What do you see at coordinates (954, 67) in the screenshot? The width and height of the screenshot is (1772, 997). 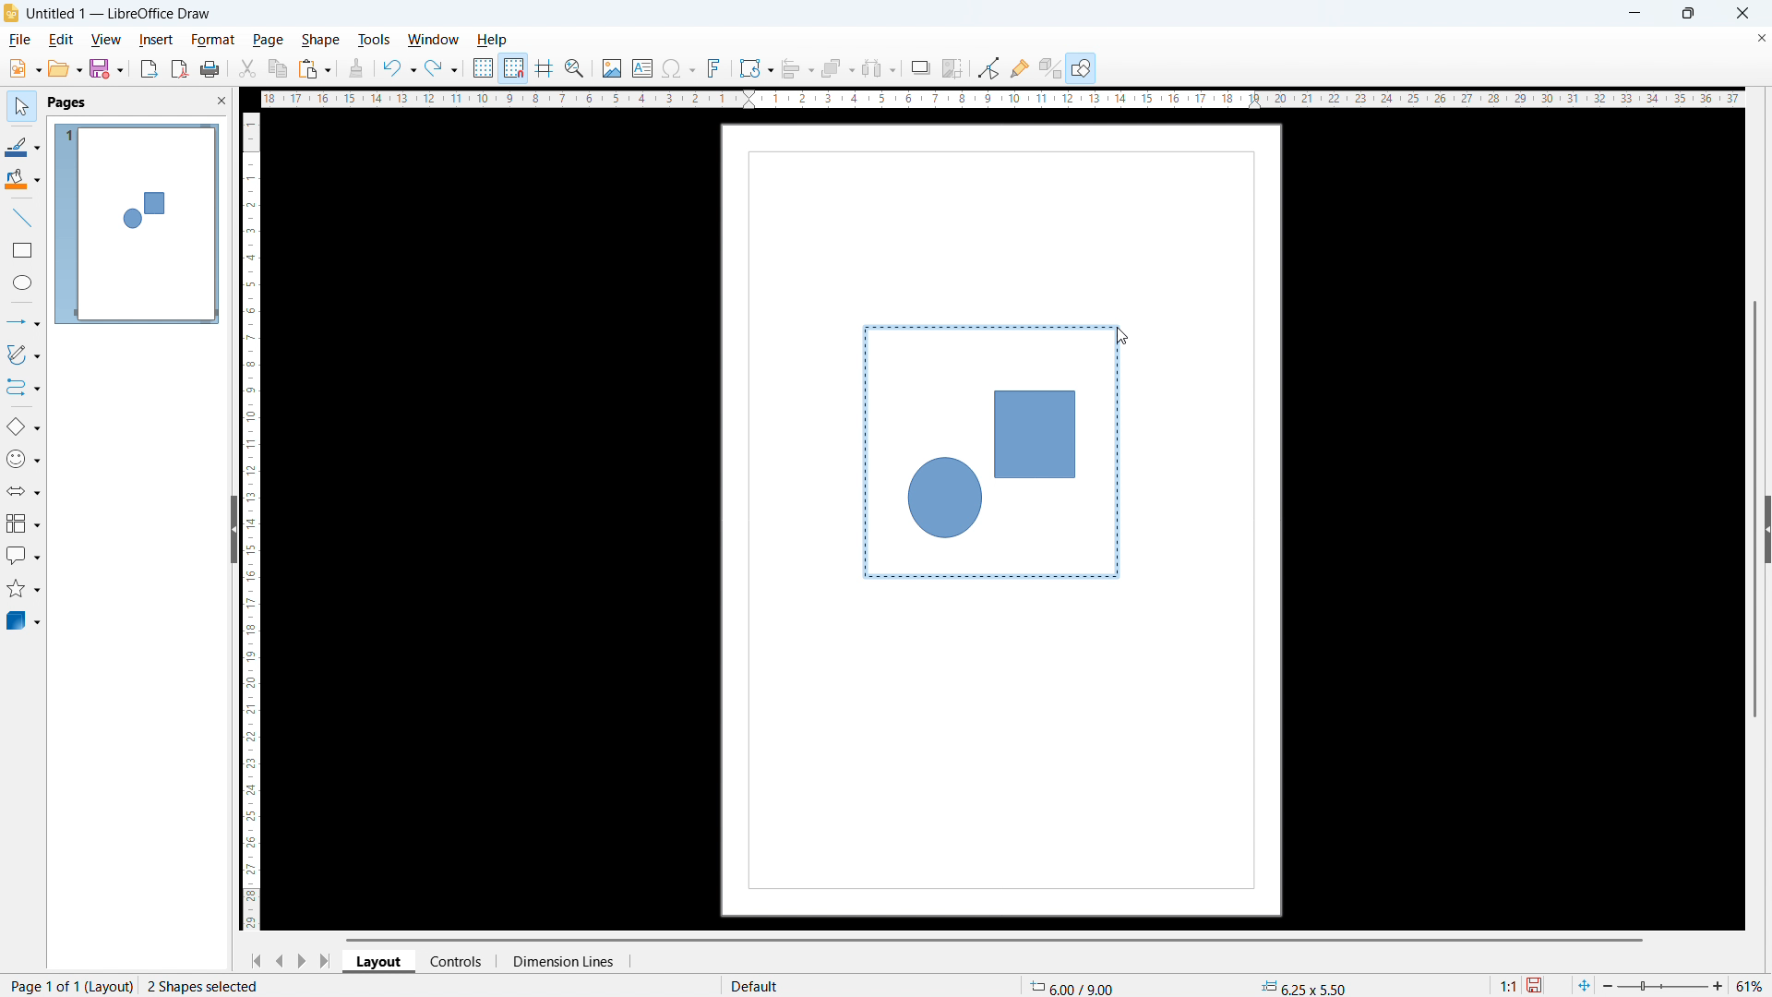 I see `crop image` at bounding box center [954, 67].